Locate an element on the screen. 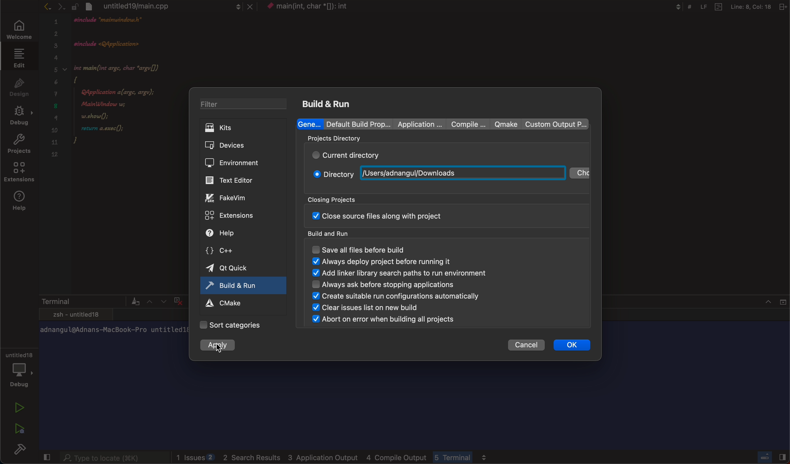 The height and width of the screenshot is (464, 790). projects directory is located at coordinates (334, 139).